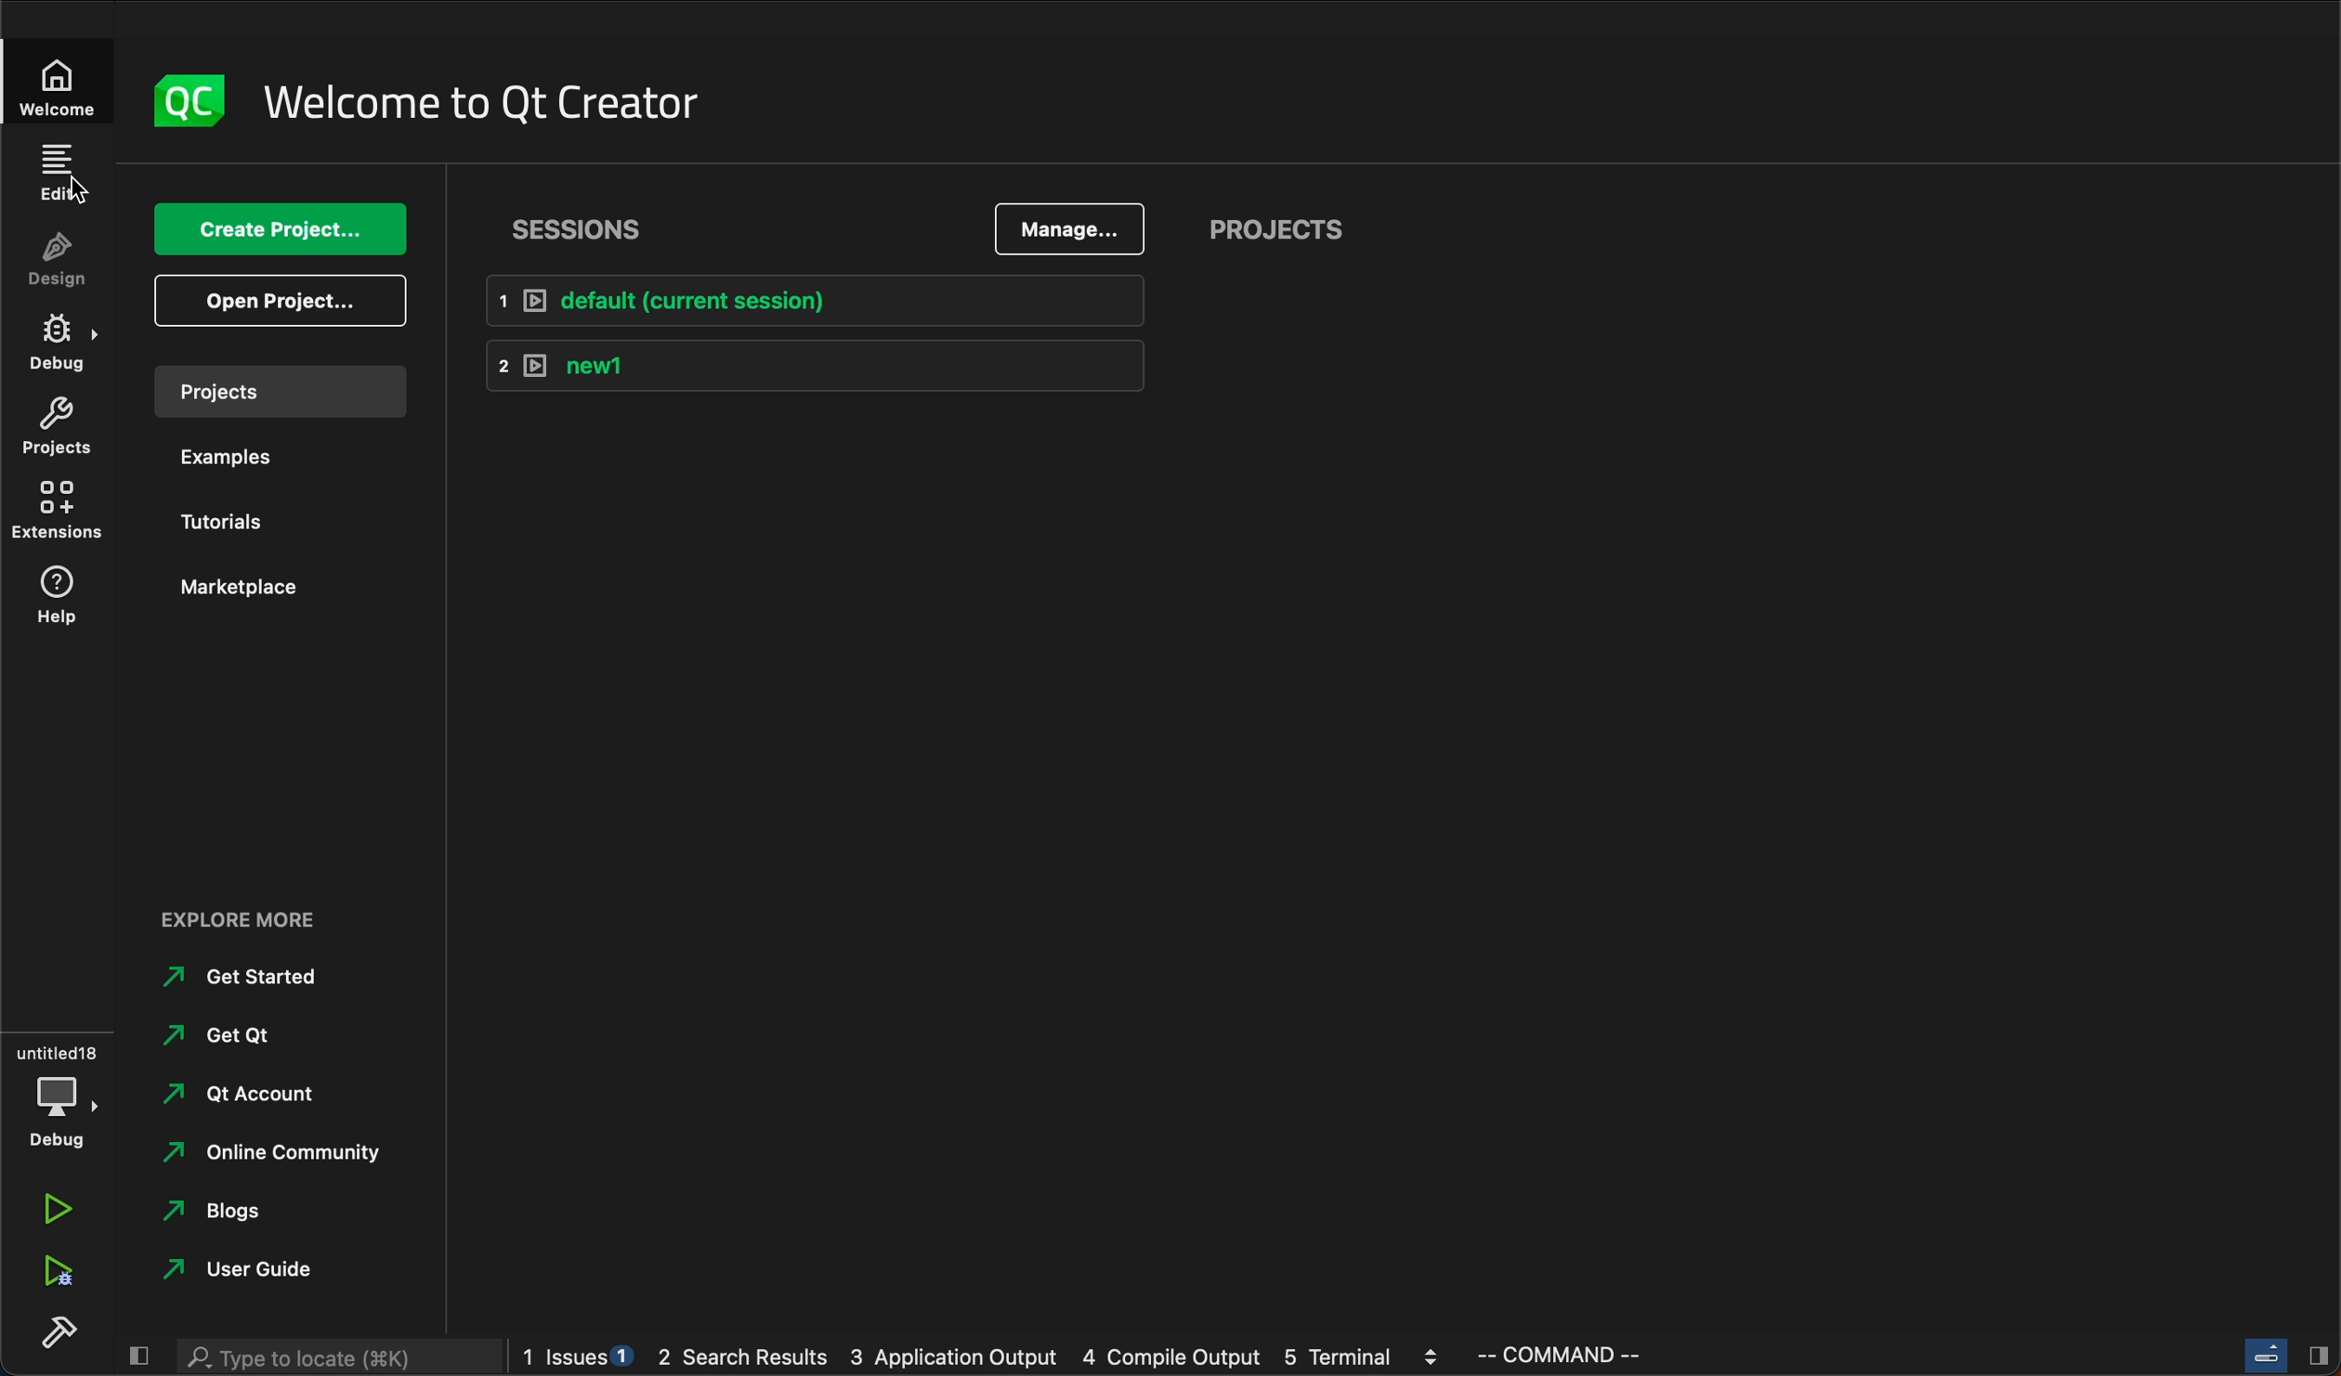  I want to click on welcome to qt, so click(484, 102).